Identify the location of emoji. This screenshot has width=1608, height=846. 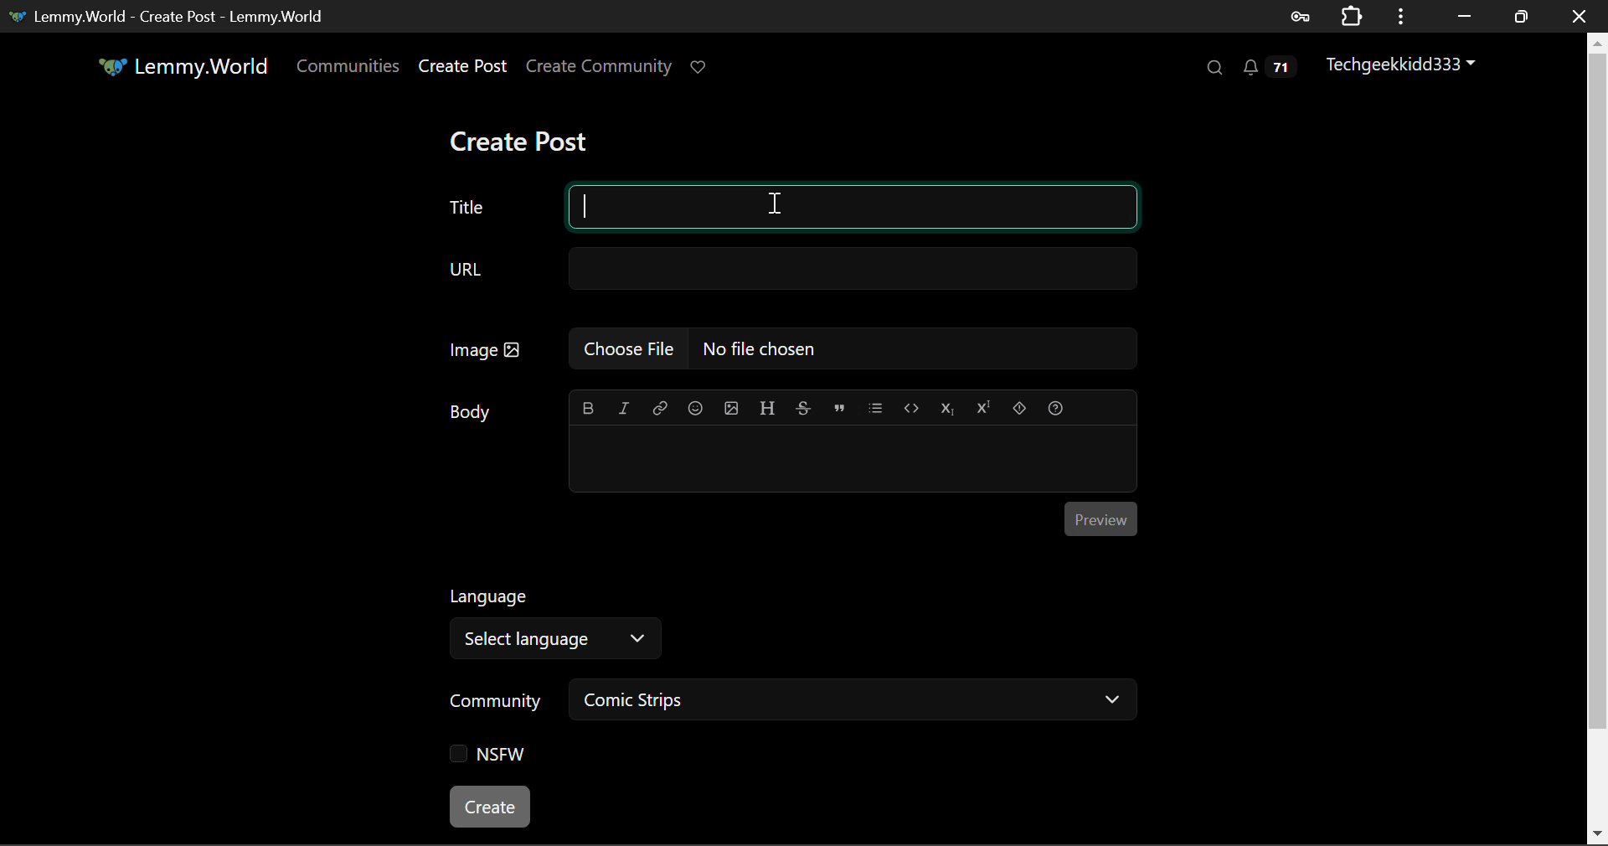
(693, 405).